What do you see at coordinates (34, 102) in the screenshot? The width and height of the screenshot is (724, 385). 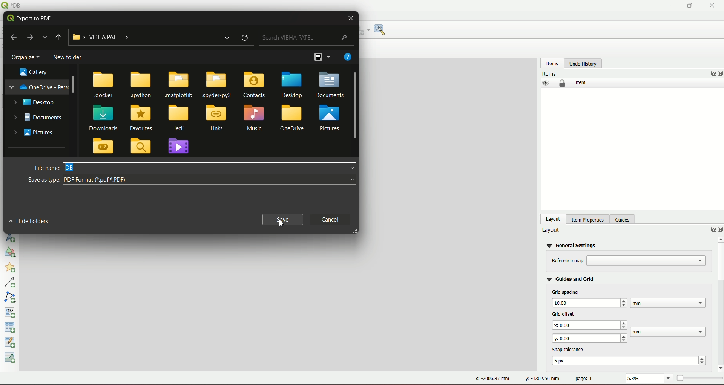 I see `desktop` at bounding box center [34, 102].